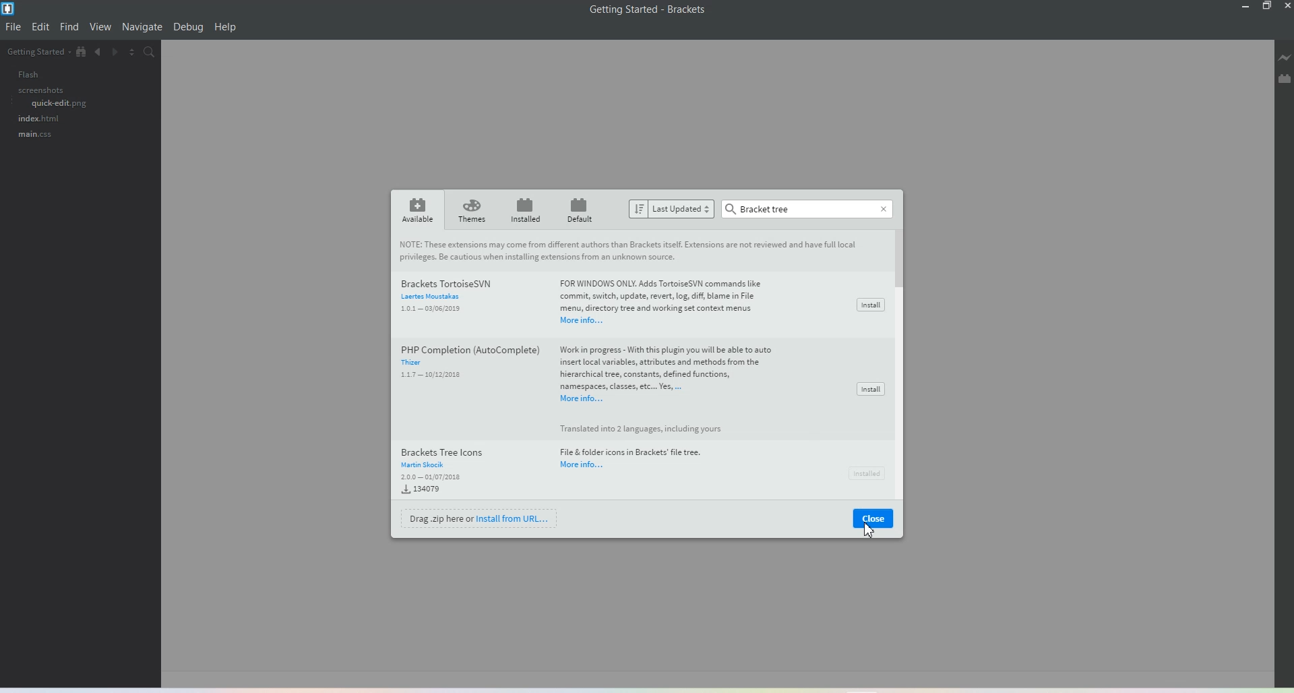 The height and width of the screenshot is (693, 1294). Describe the element at coordinates (760, 208) in the screenshot. I see `Text` at that location.